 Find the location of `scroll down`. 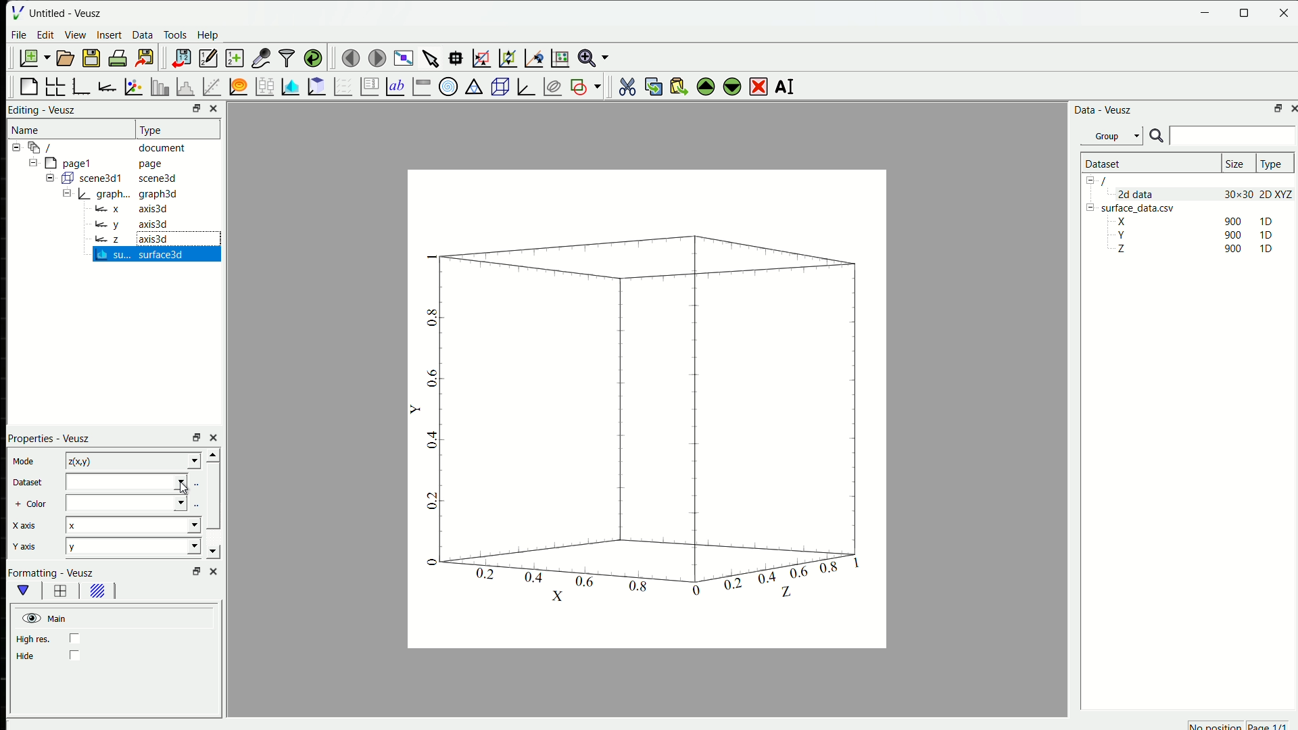

scroll down is located at coordinates (214, 552).